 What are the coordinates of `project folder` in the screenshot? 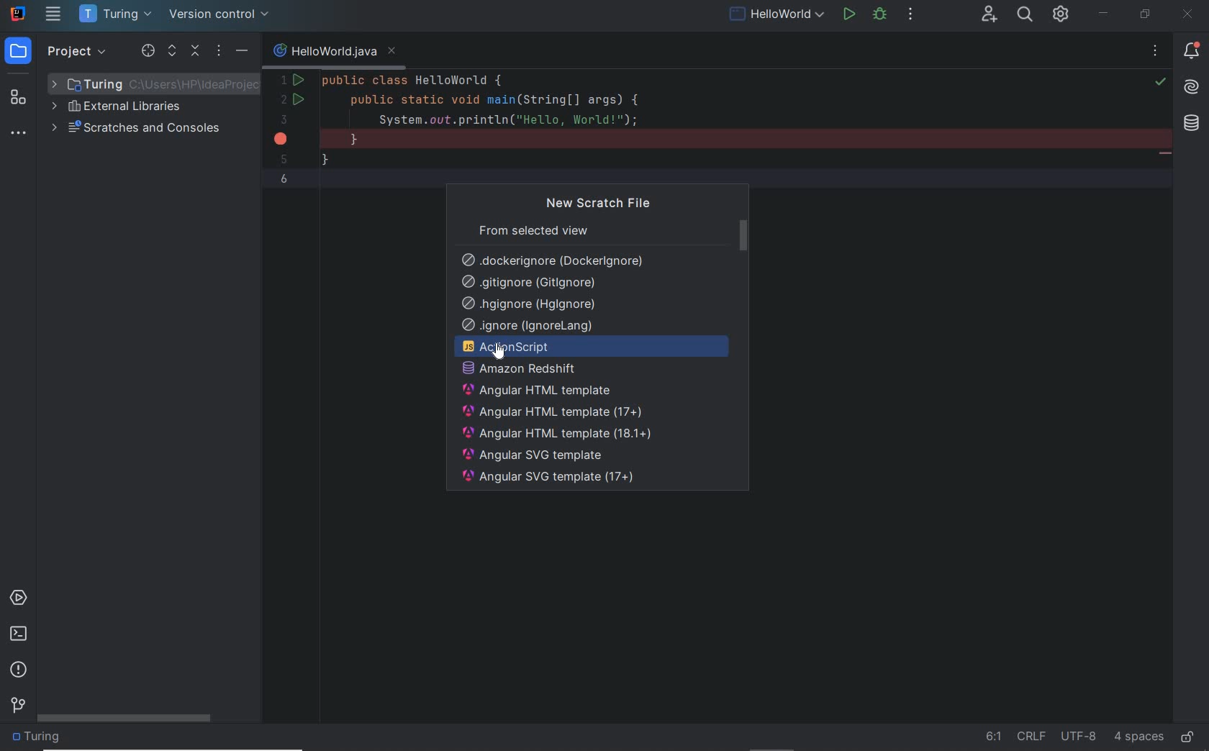 It's located at (155, 83).